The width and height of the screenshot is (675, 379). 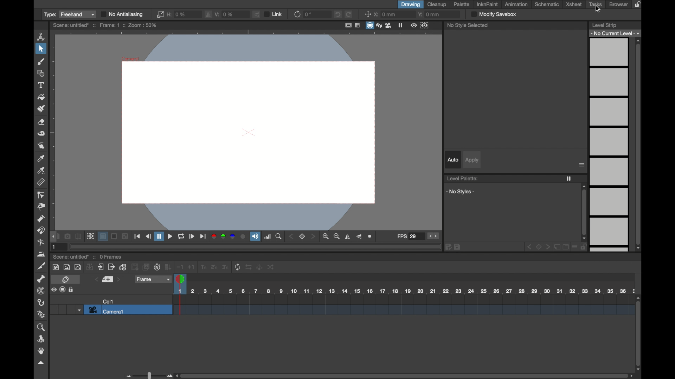 What do you see at coordinates (41, 206) in the screenshot?
I see `pinch tool` at bounding box center [41, 206].